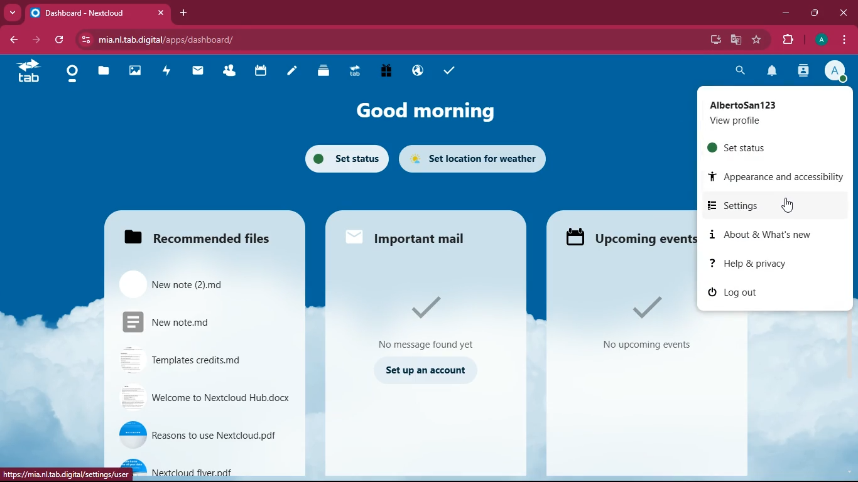 Image resolution: width=858 pixels, height=482 pixels. What do you see at coordinates (200, 321) in the screenshot?
I see `New note.md` at bounding box center [200, 321].